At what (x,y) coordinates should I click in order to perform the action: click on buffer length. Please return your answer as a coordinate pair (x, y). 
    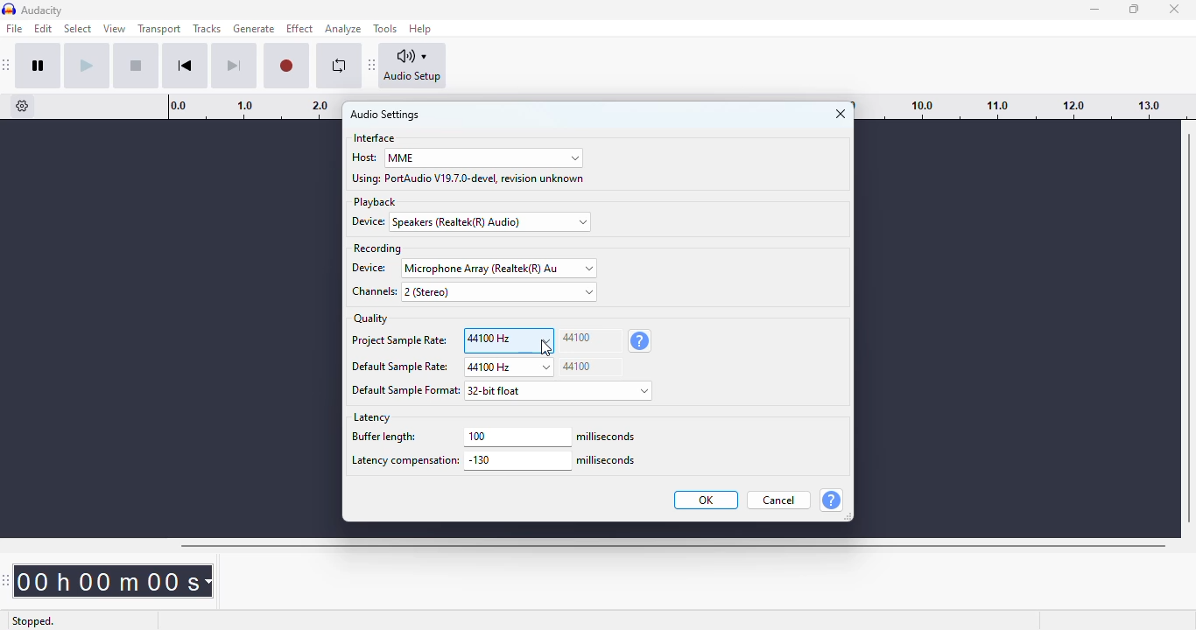
    Looking at the image, I should click on (402, 438).